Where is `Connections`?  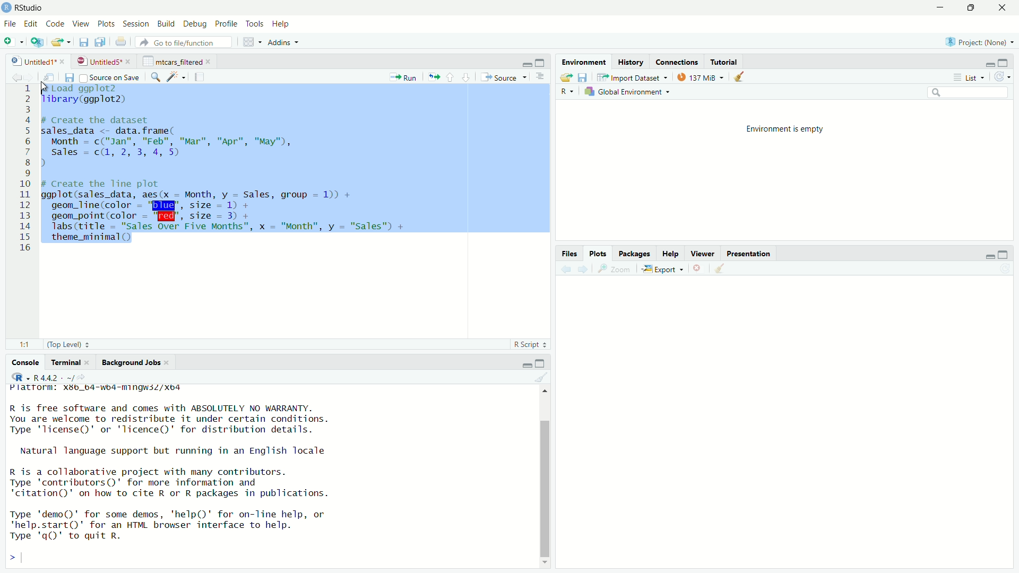
Connections is located at coordinates (677, 62).